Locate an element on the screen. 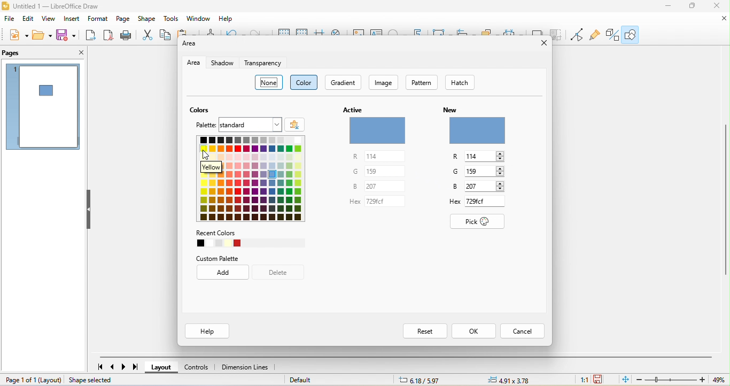  1:1 is located at coordinates (583, 380).